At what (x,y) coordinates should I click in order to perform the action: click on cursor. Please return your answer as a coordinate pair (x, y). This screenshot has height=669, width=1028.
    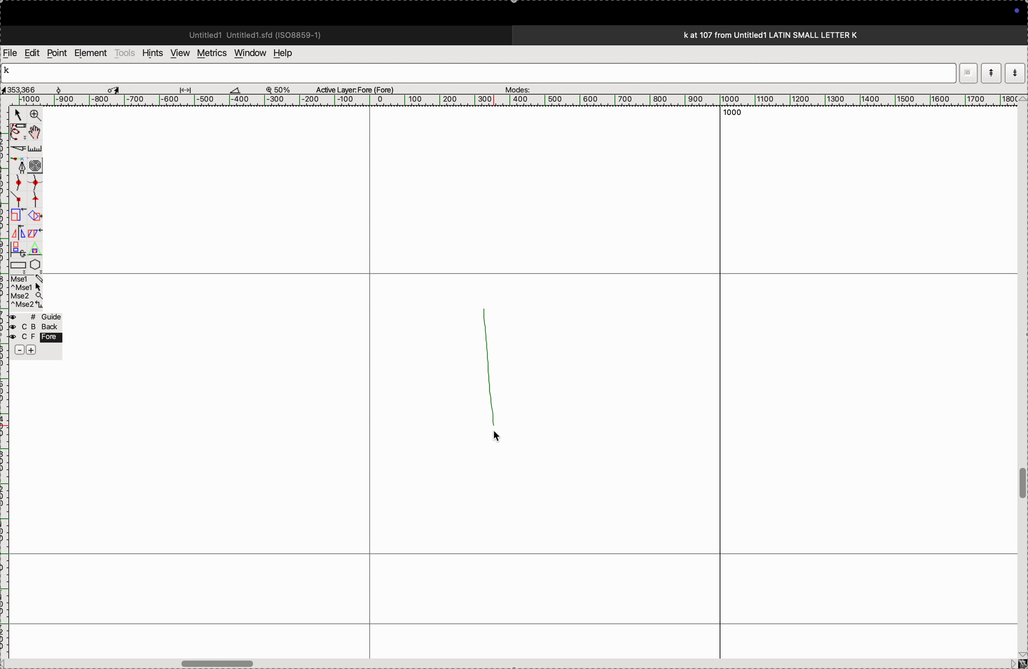
    Looking at the image, I should click on (116, 89).